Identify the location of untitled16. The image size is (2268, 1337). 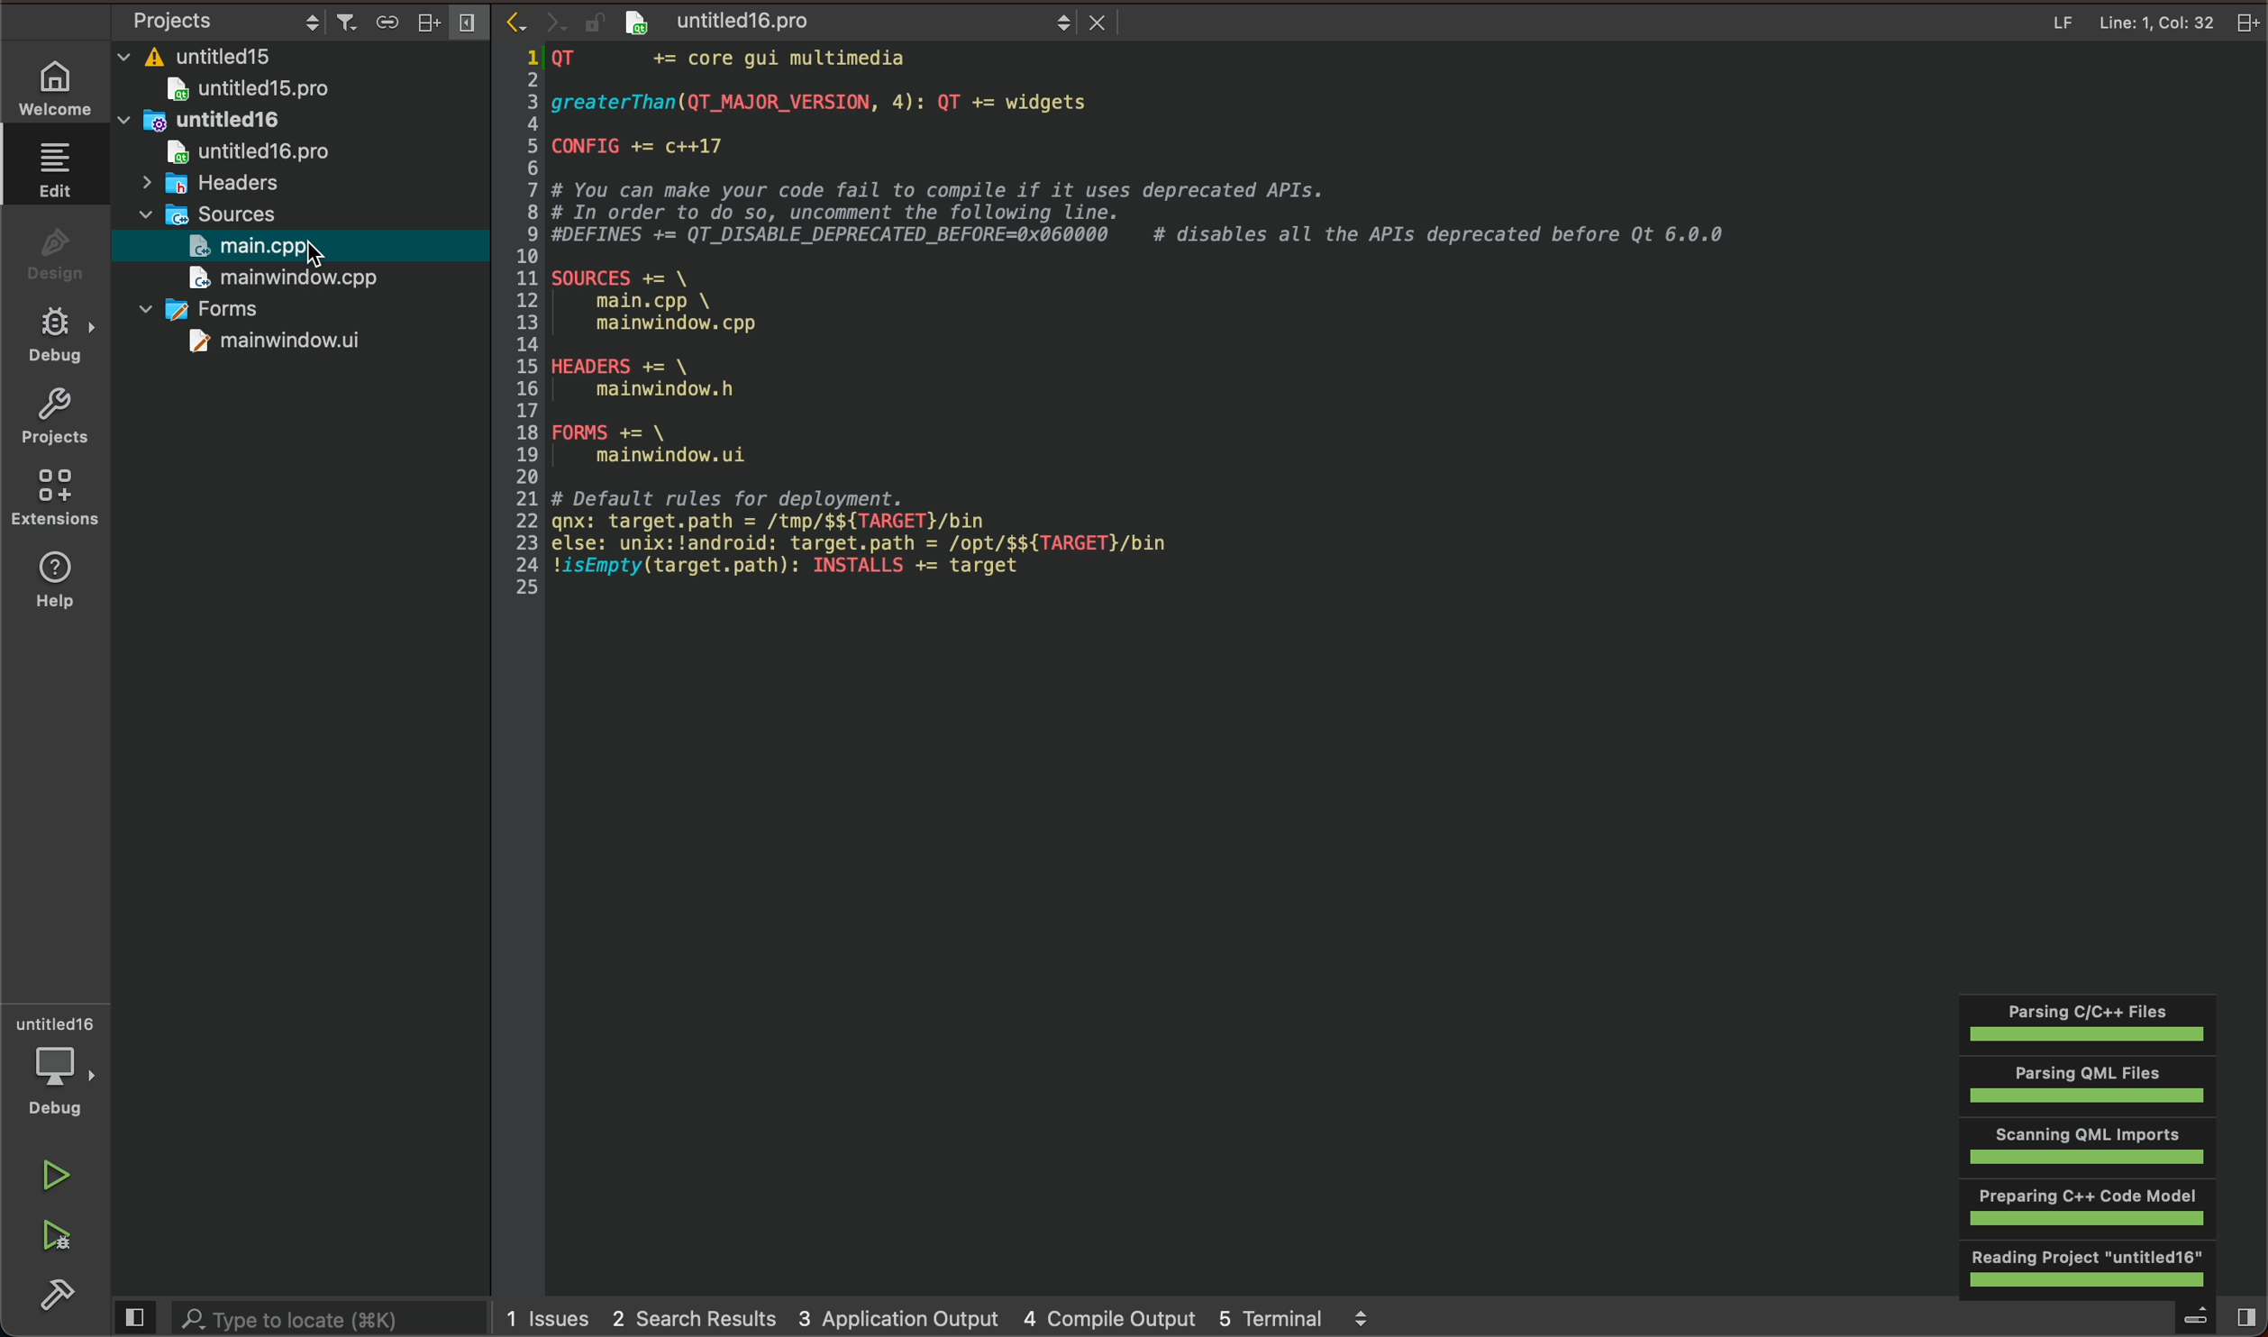
(206, 123).